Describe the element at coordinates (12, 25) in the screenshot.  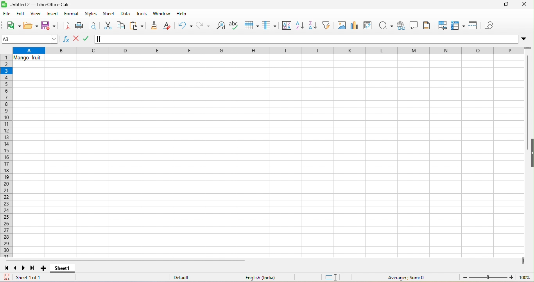
I see `new` at that location.